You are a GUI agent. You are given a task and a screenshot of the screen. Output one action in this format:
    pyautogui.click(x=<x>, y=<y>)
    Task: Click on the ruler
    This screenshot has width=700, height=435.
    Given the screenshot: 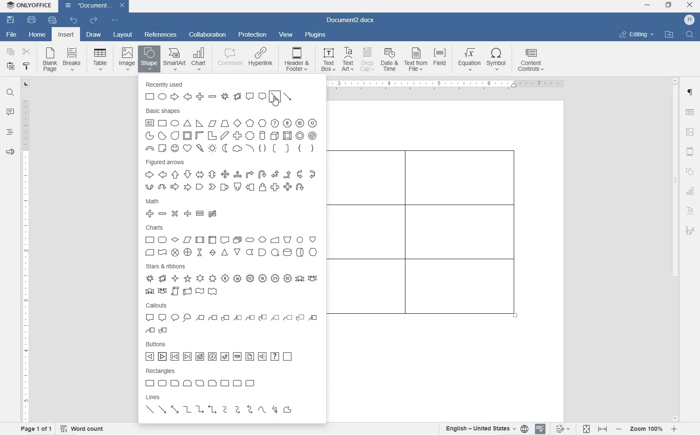 What is the action you would take?
    pyautogui.click(x=25, y=258)
    